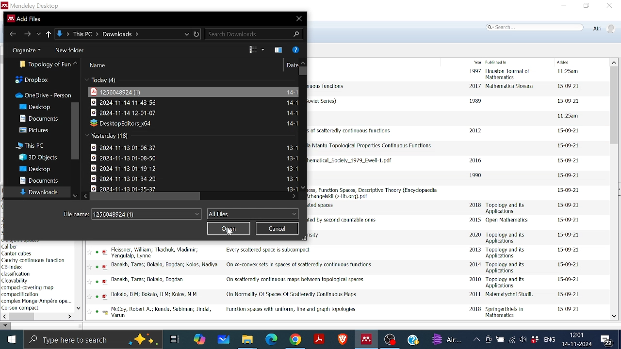 Image resolution: width=621 pixels, height=349 pixels. Describe the element at coordinates (17, 281) in the screenshot. I see `keyword` at that location.